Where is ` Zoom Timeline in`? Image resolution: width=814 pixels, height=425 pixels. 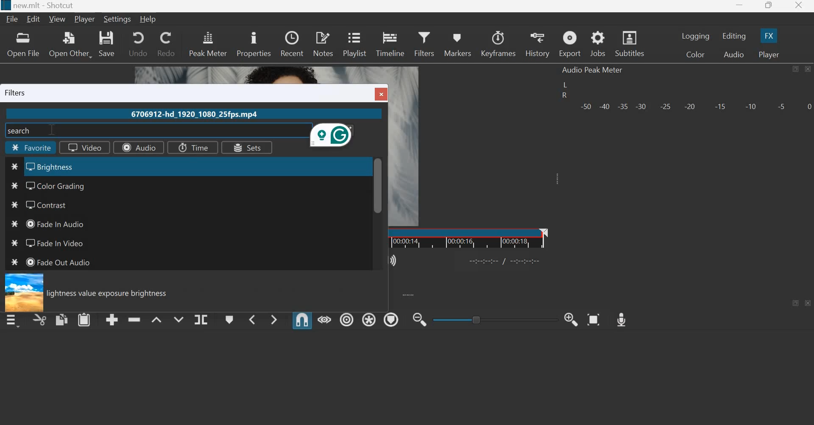
 Zoom Timeline in is located at coordinates (571, 319).